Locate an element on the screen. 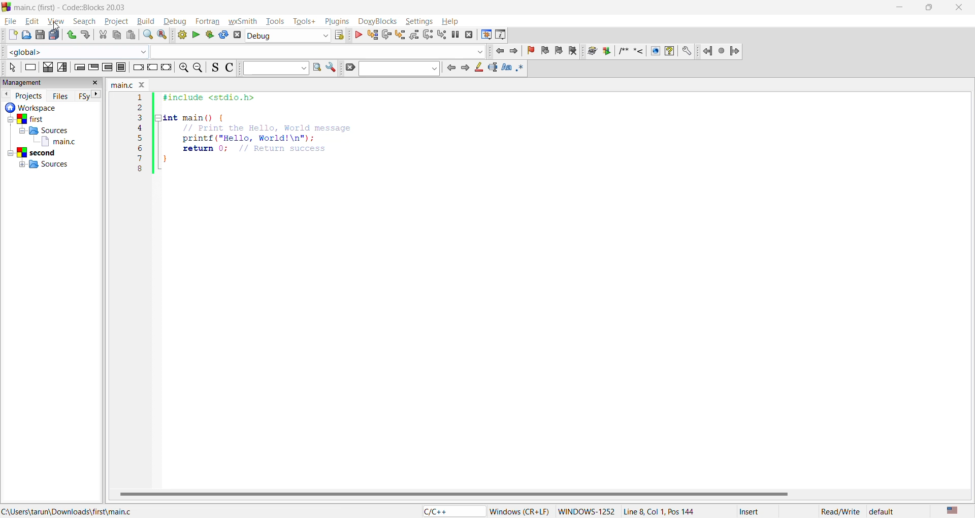 This screenshot has width=975, height=518. management is located at coordinates (31, 81).